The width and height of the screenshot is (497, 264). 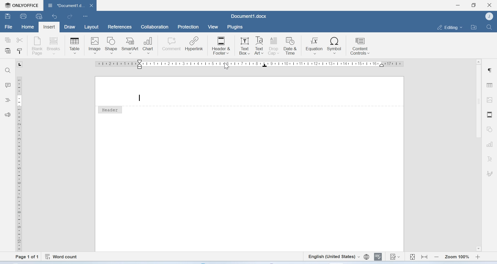 What do you see at coordinates (55, 17) in the screenshot?
I see `Undo` at bounding box center [55, 17].